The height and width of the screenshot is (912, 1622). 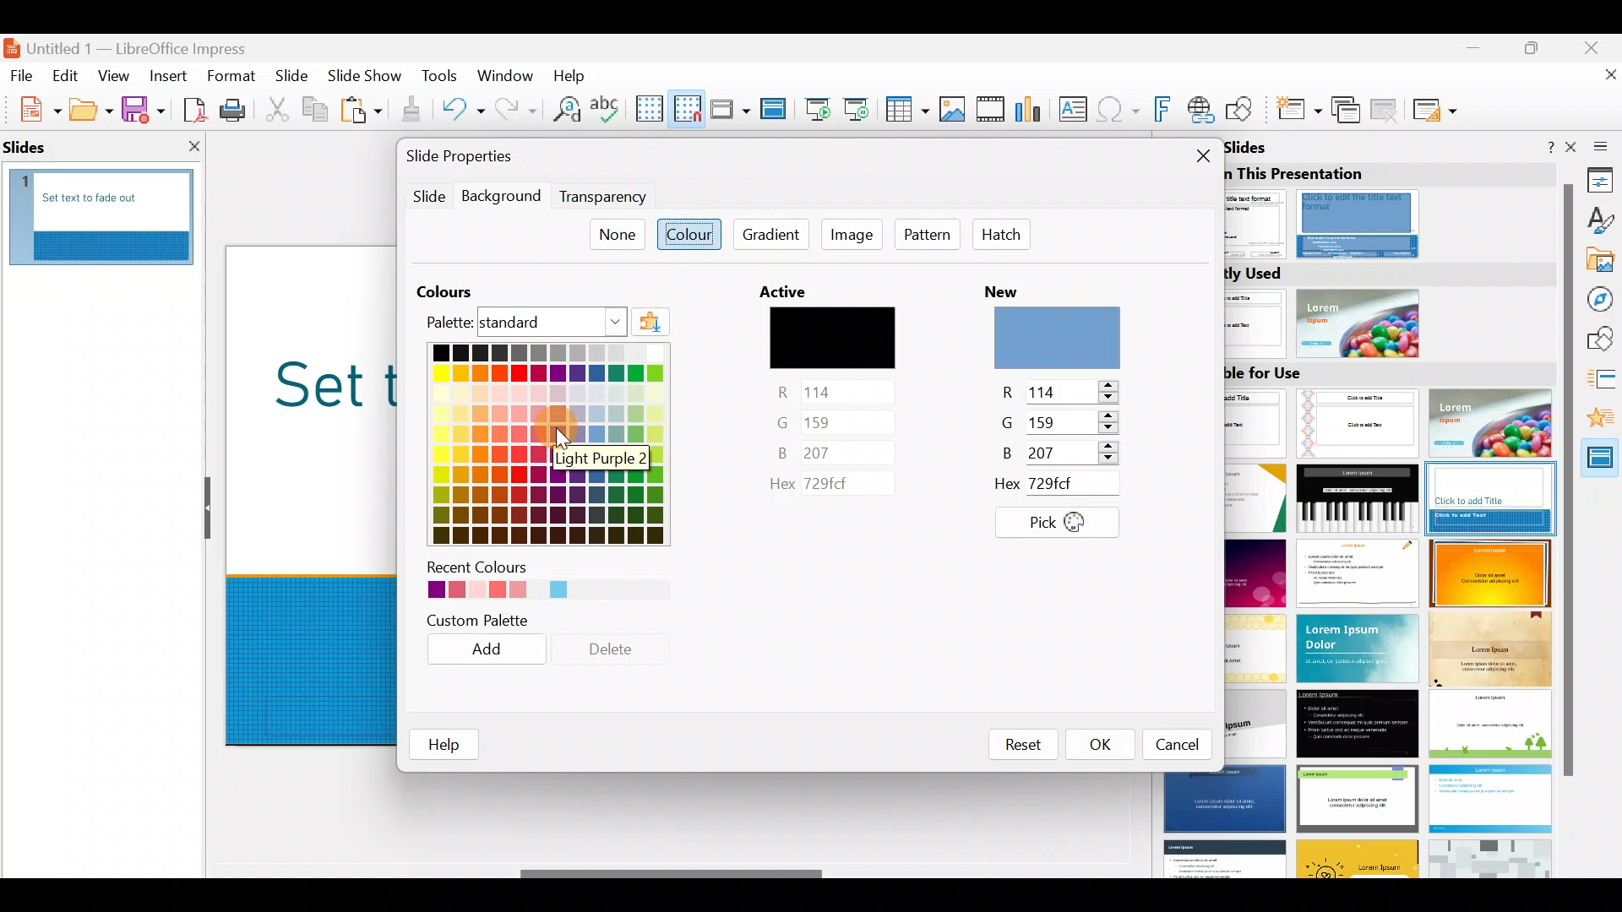 What do you see at coordinates (1062, 391) in the screenshot?
I see `red` at bounding box center [1062, 391].